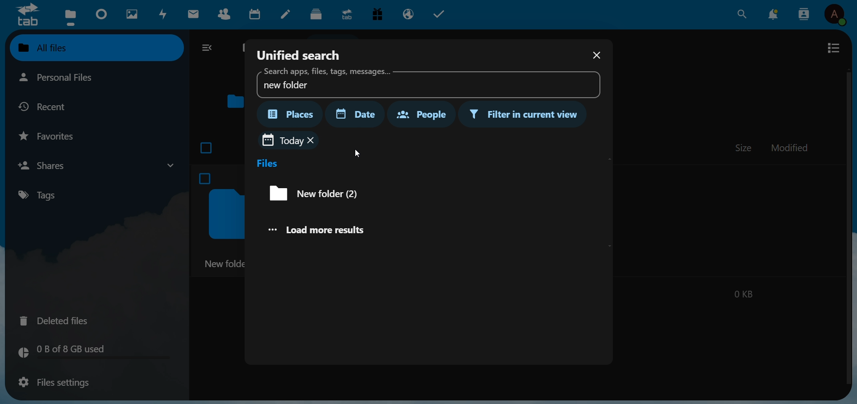 The height and width of the screenshot is (404, 857). What do you see at coordinates (409, 13) in the screenshot?
I see `email hosting` at bounding box center [409, 13].